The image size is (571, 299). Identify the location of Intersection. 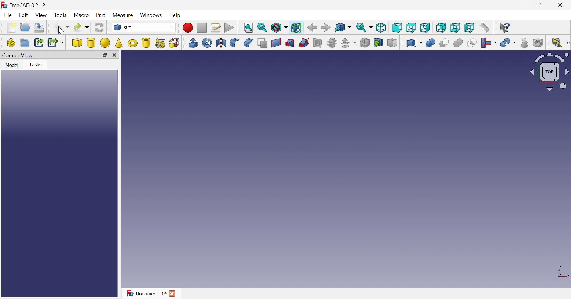
(472, 43).